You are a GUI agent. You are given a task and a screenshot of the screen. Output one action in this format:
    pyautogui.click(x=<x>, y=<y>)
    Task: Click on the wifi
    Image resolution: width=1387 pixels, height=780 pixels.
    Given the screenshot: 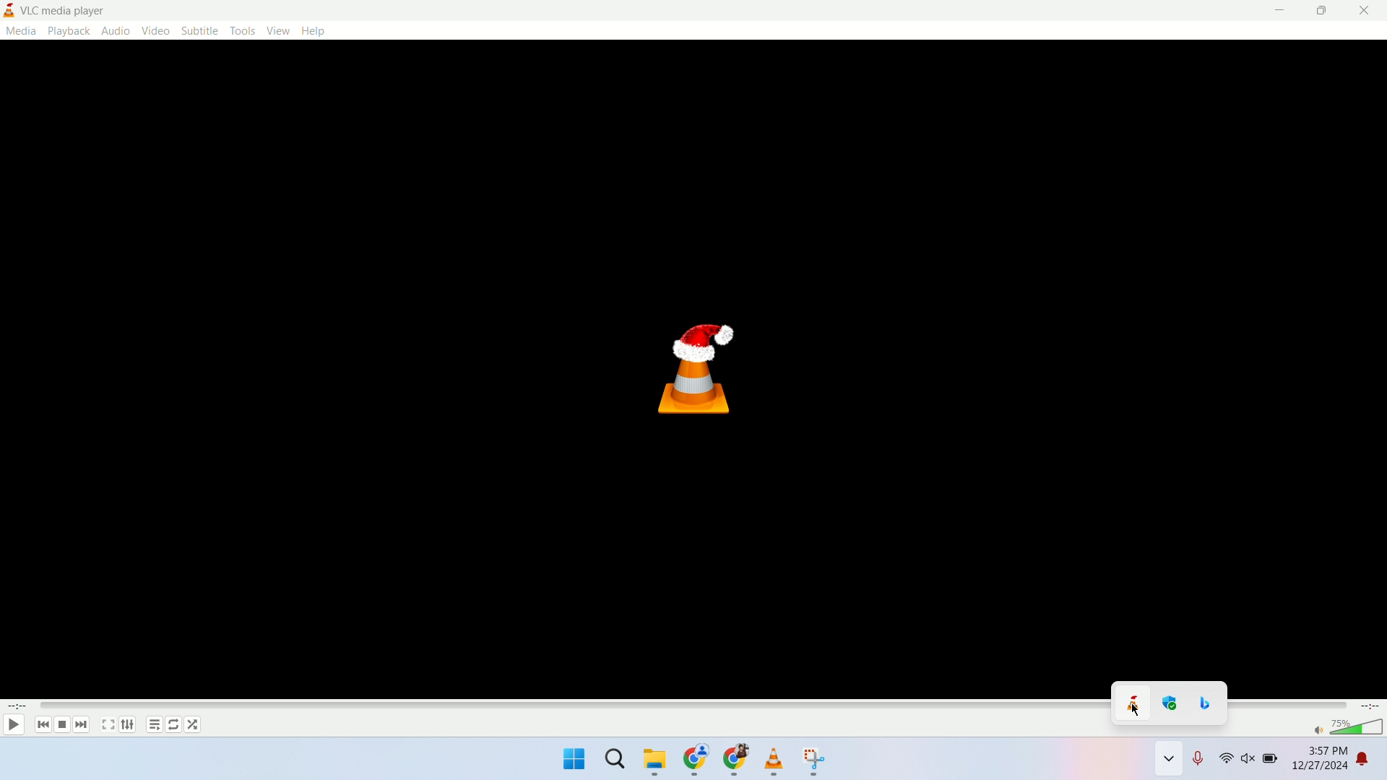 What is the action you would take?
    pyautogui.click(x=1226, y=761)
    